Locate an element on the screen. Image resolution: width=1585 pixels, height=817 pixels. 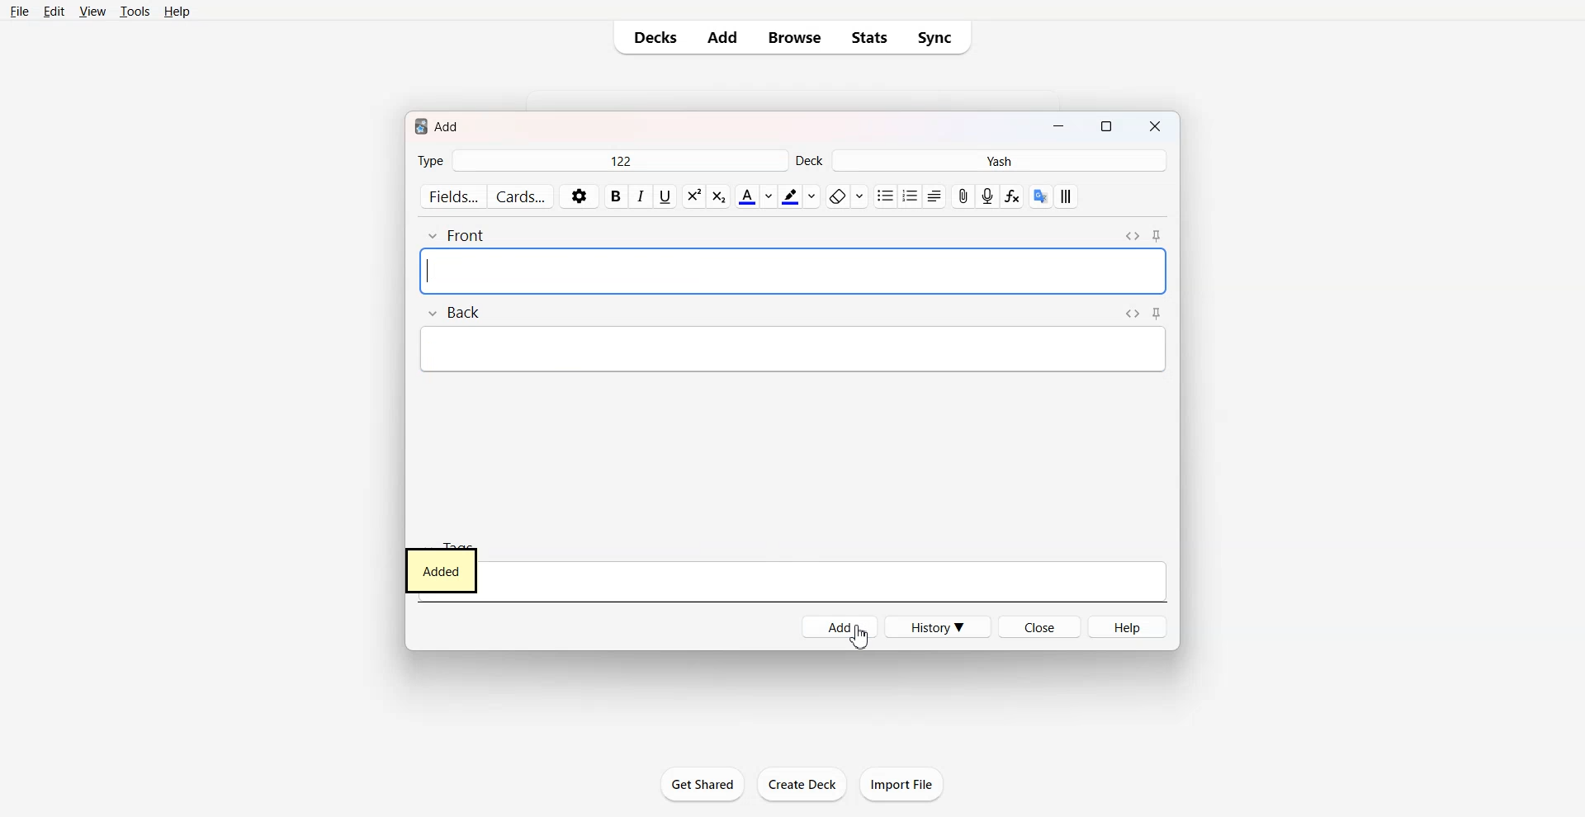
Maximize is located at coordinates (1109, 128).